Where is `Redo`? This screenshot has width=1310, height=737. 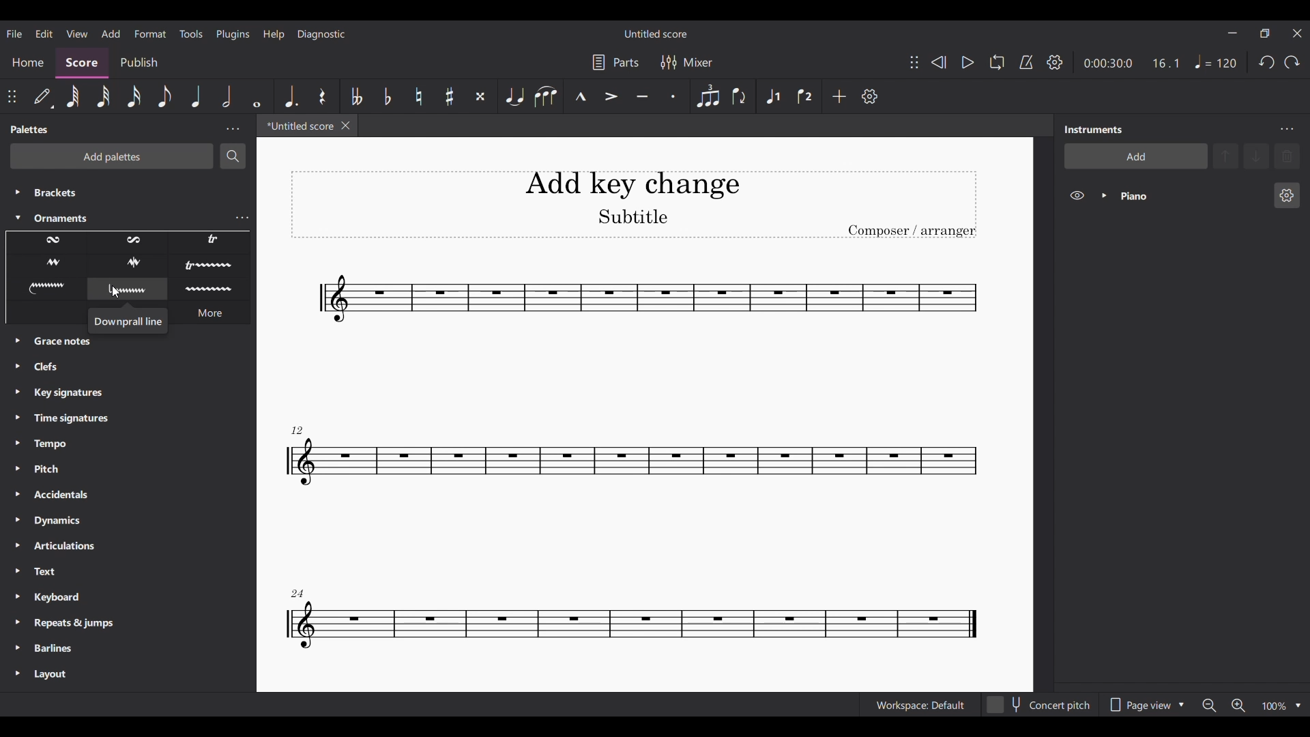 Redo is located at coordinates (1292, 63).